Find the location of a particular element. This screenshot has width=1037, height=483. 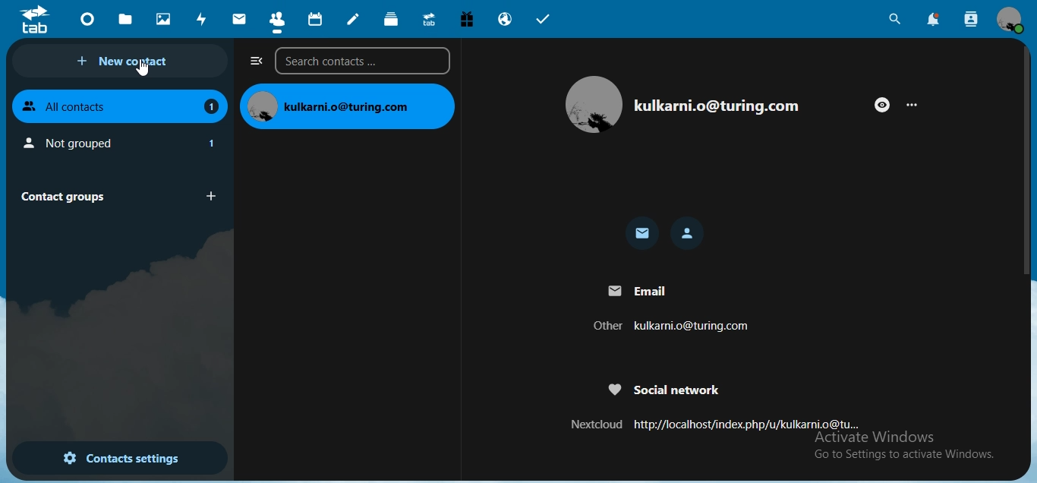

upgrade is located at coordinates (427, 18).